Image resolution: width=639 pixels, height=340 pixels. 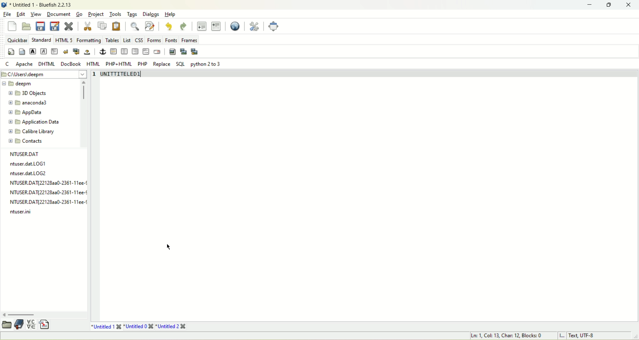 I want to click on dropdown, so click(x=84, y=74).